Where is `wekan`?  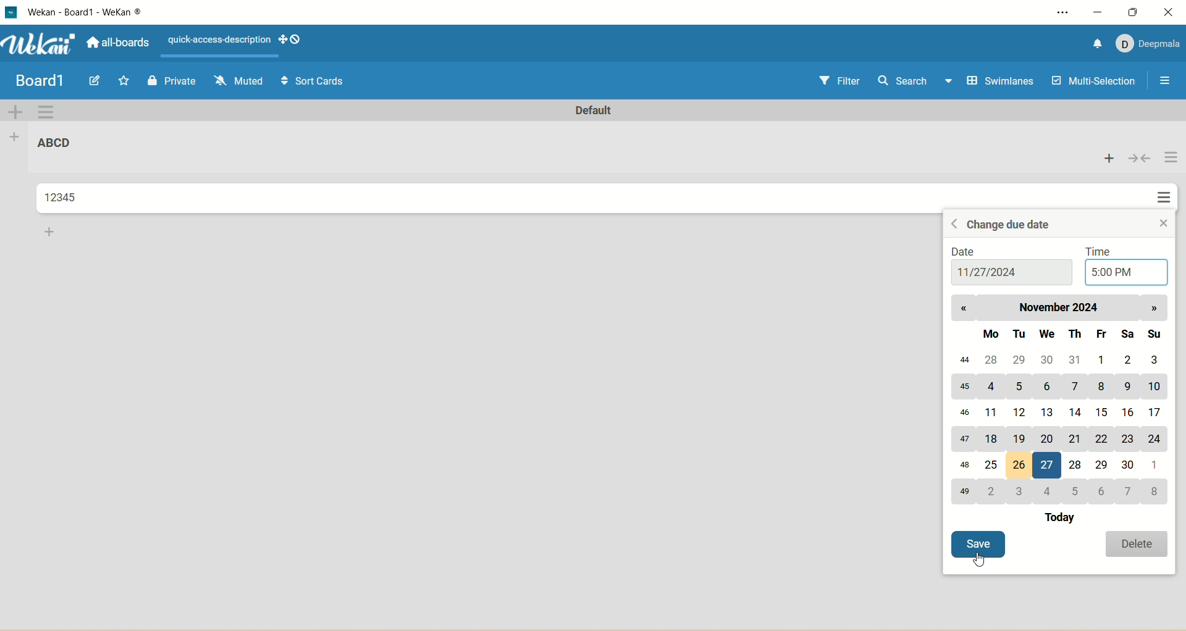
wekan is located at coordinates (43, 44).